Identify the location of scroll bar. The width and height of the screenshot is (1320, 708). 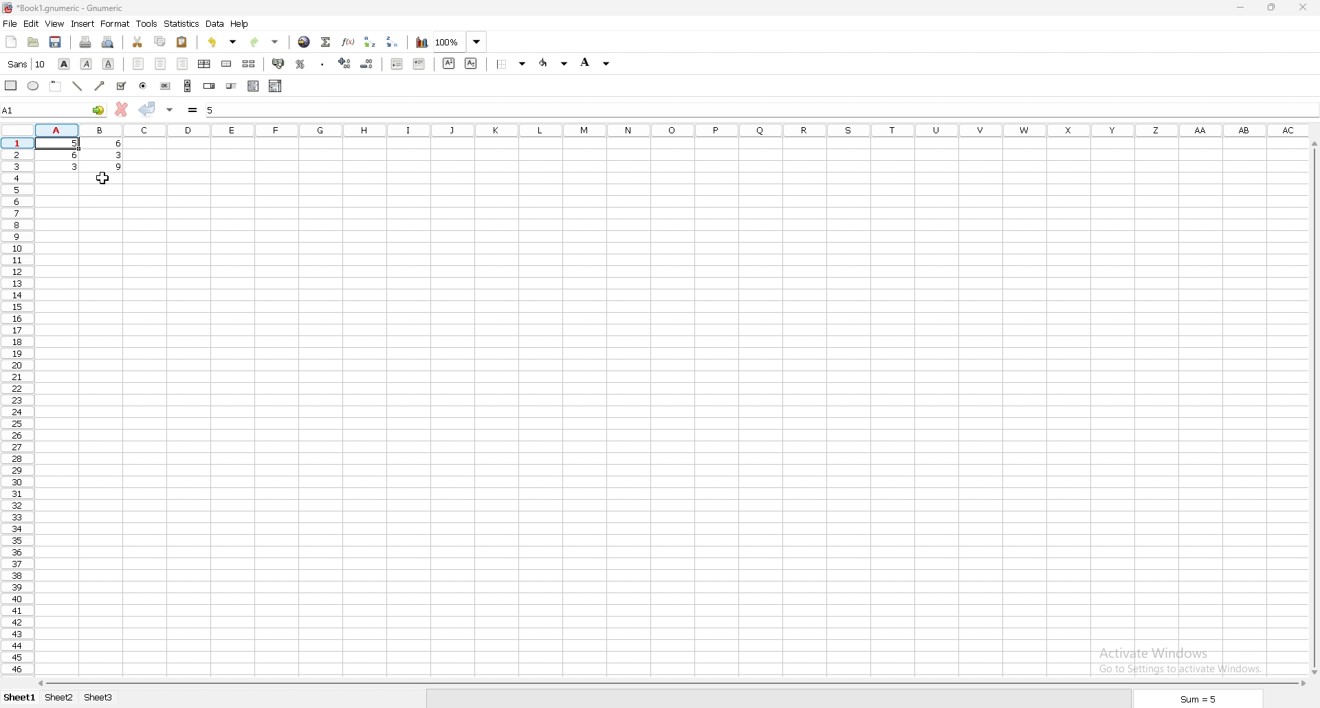
(669, 682).